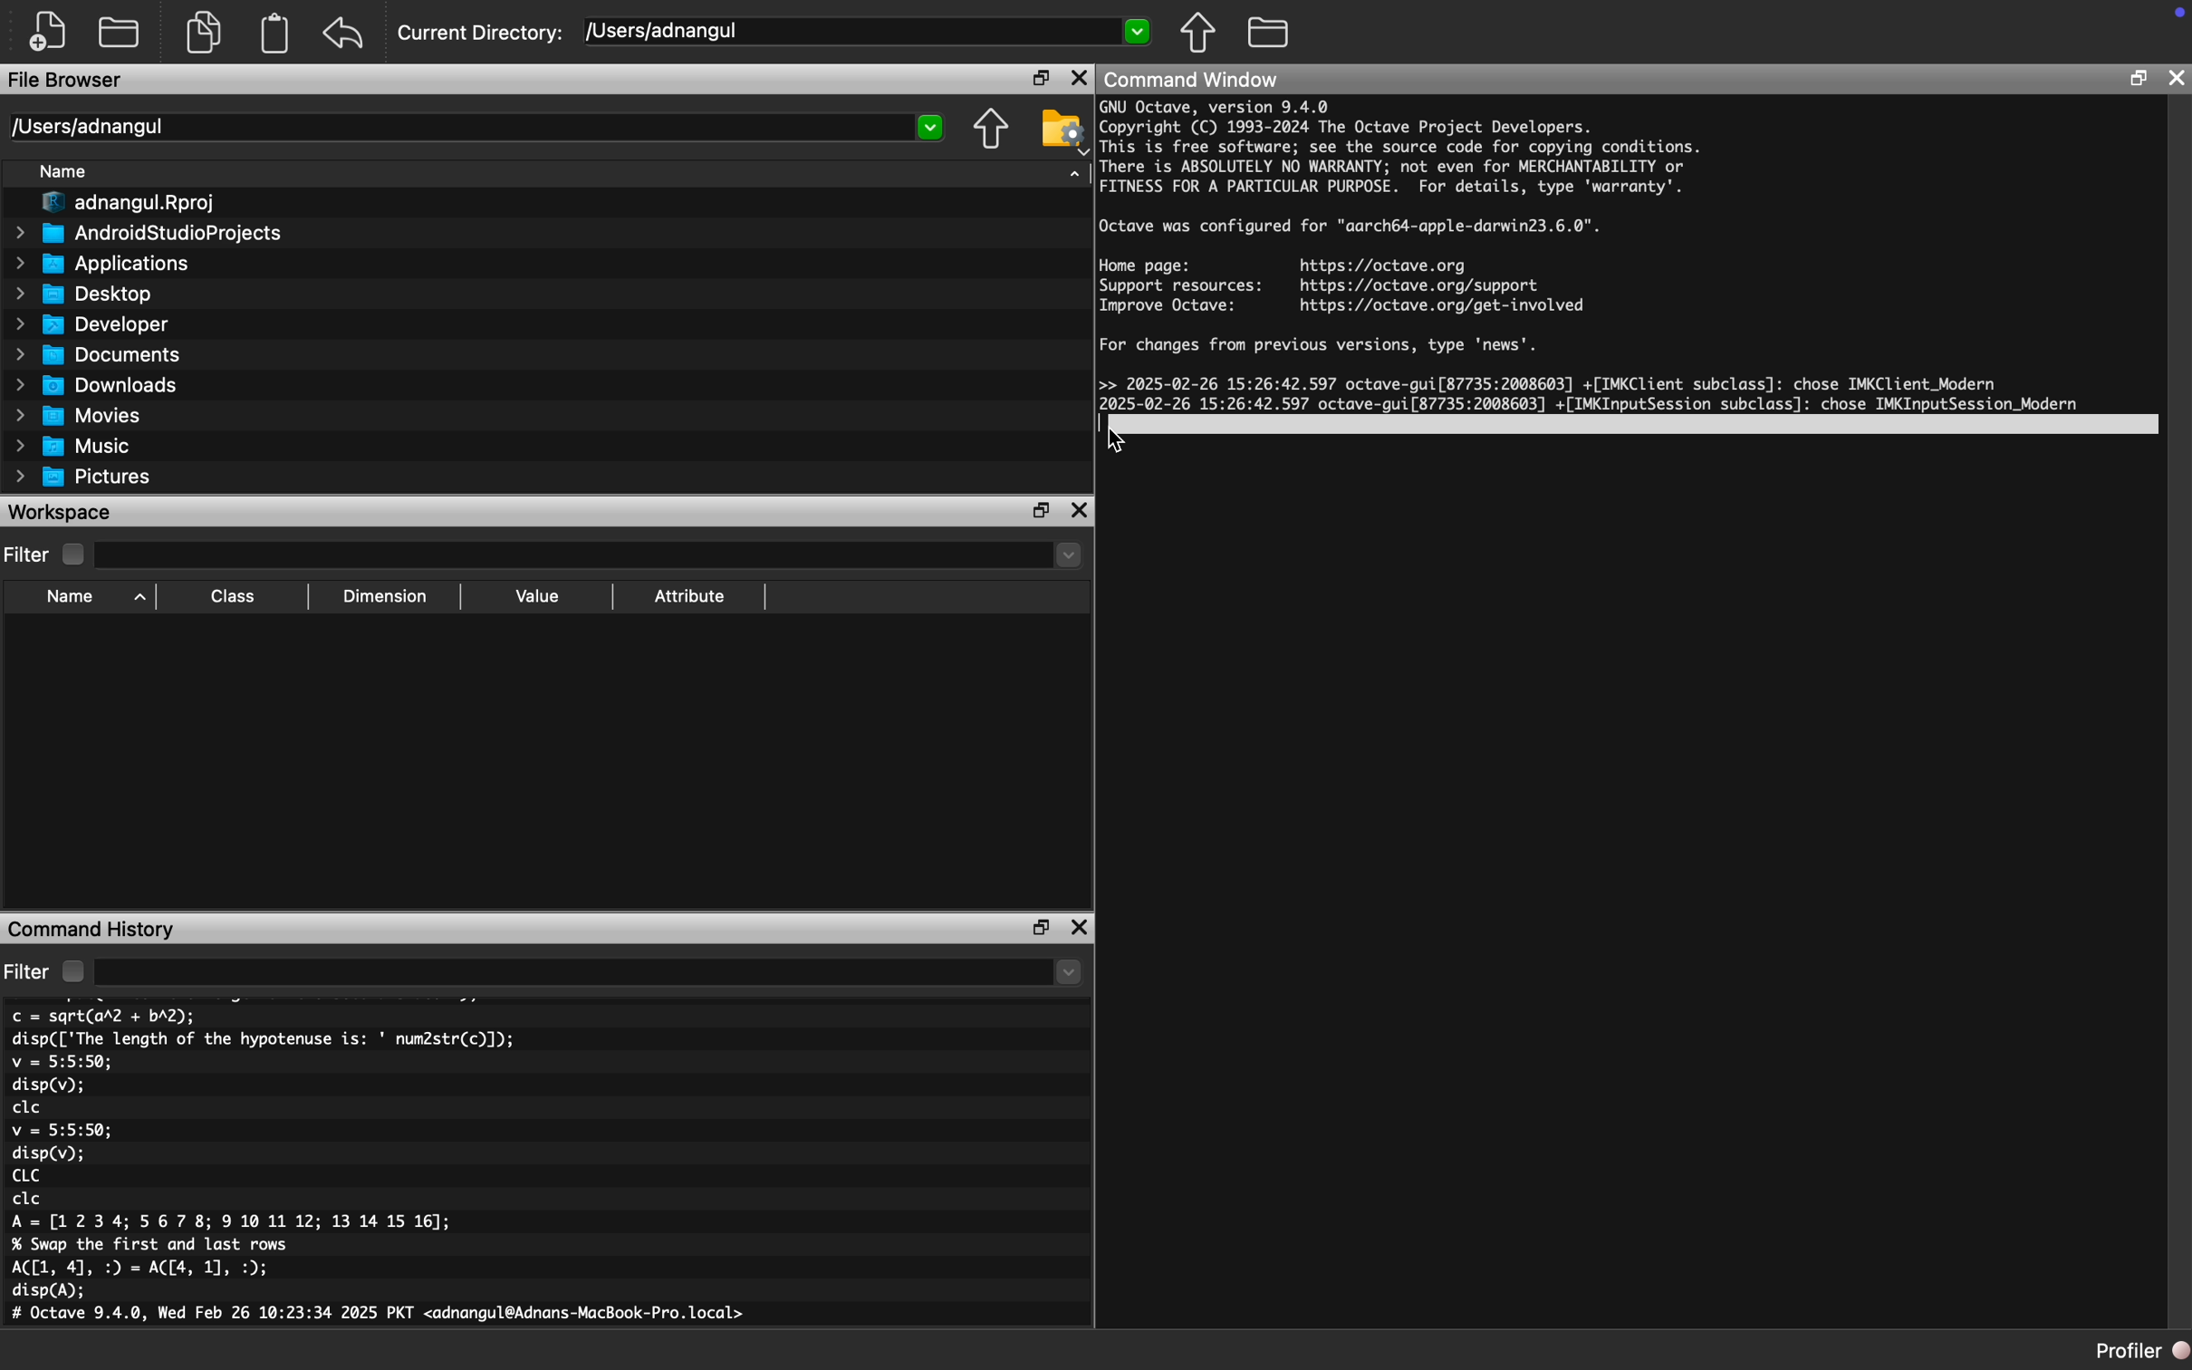 This screenshot has height=1370, width=2192. Describe the element at coordinates (1062, 130) in the screenshot. I see `Folder Settings` at that location.